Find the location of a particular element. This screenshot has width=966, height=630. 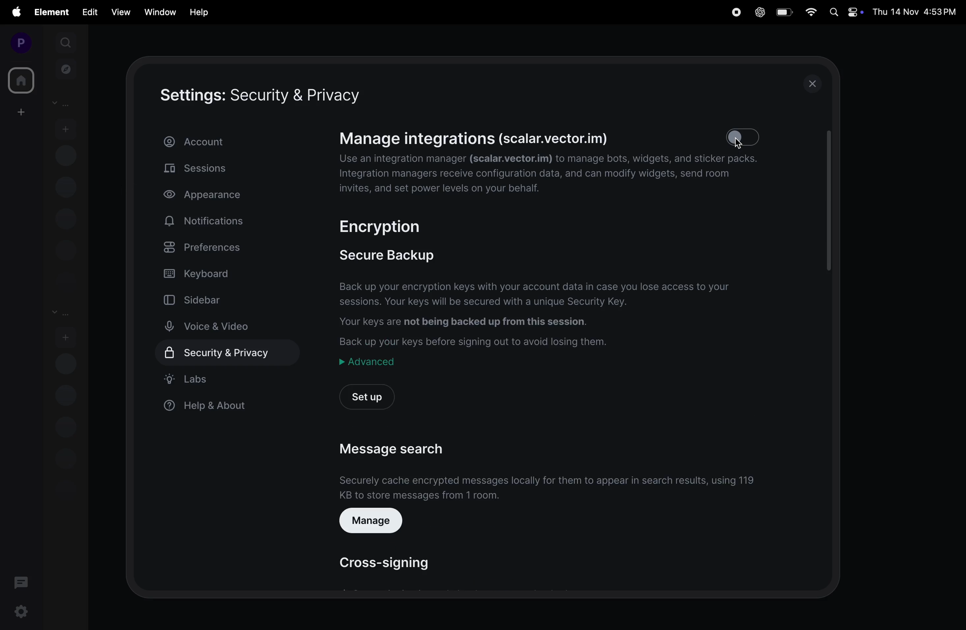

element is located at coordinates (50, 12).